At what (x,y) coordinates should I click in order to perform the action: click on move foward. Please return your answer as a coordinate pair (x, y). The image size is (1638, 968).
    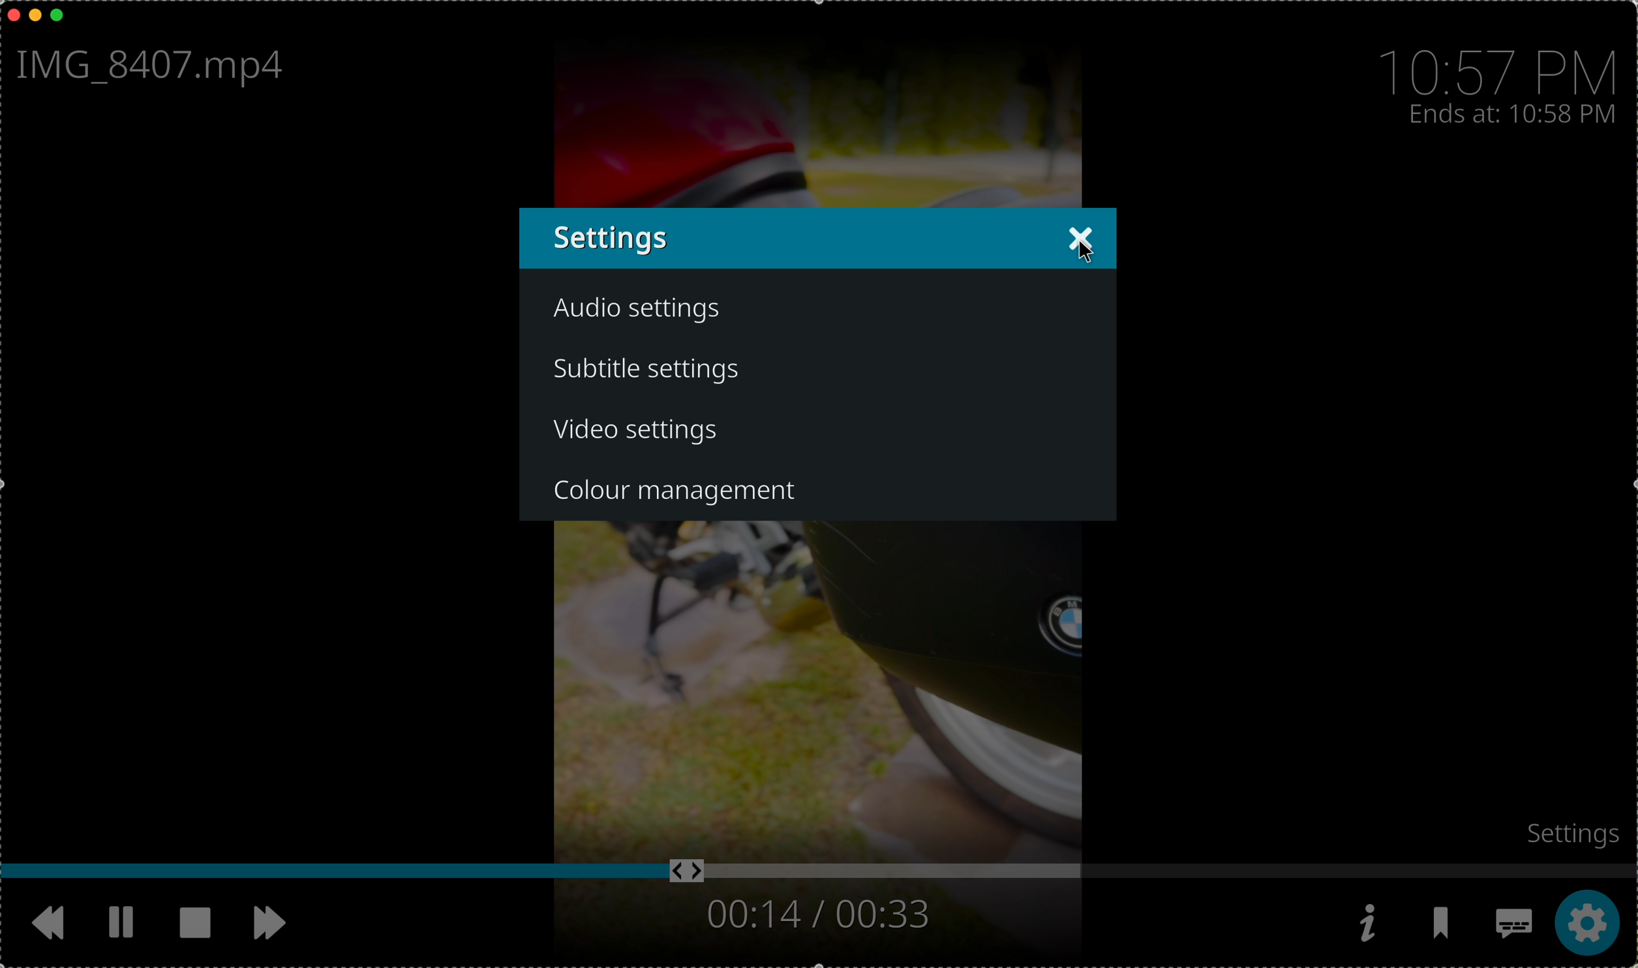
    Looking at the image, I should click on (270, 924).